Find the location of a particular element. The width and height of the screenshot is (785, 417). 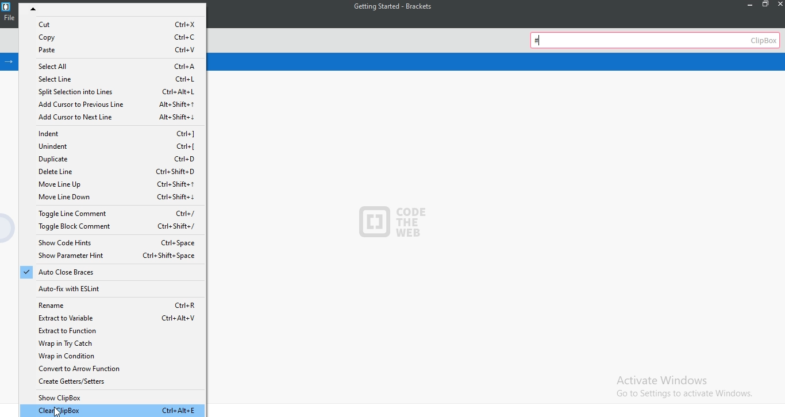

cursor  is located at coordinates (54, 411).